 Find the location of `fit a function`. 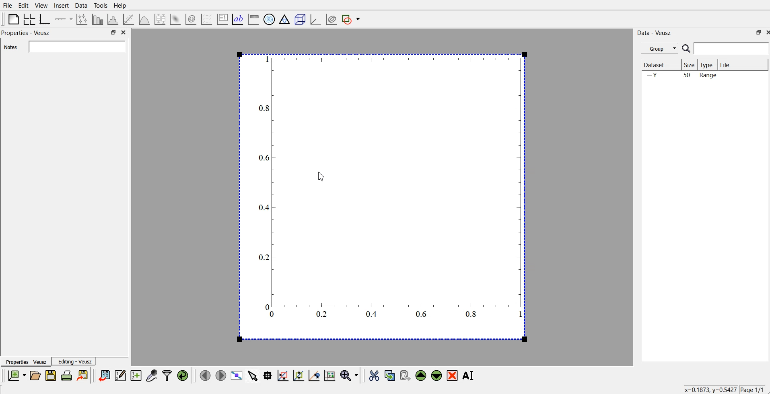

fit a function is located at coordinates (130, 18).